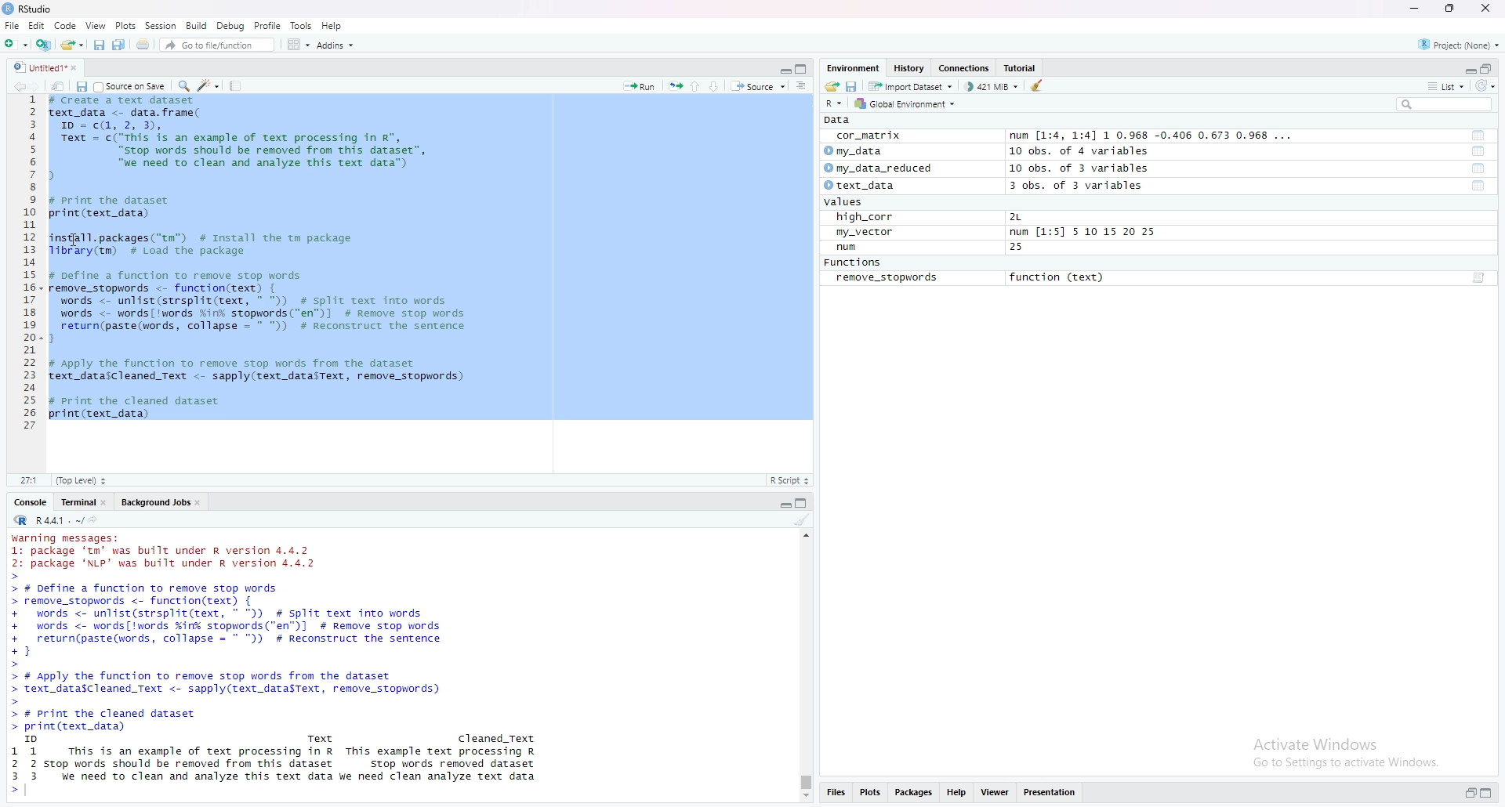  What do you see at coordinates (161, 25) in the screenshot?
I see `session` at bounding box center [161, 25].